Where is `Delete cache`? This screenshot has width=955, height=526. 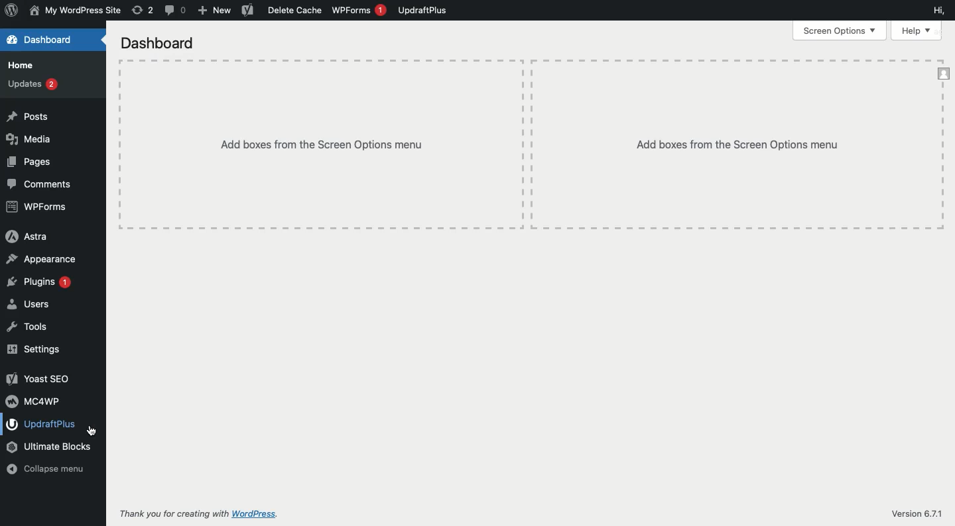 Delete cache is located at coordinates (295, 10).